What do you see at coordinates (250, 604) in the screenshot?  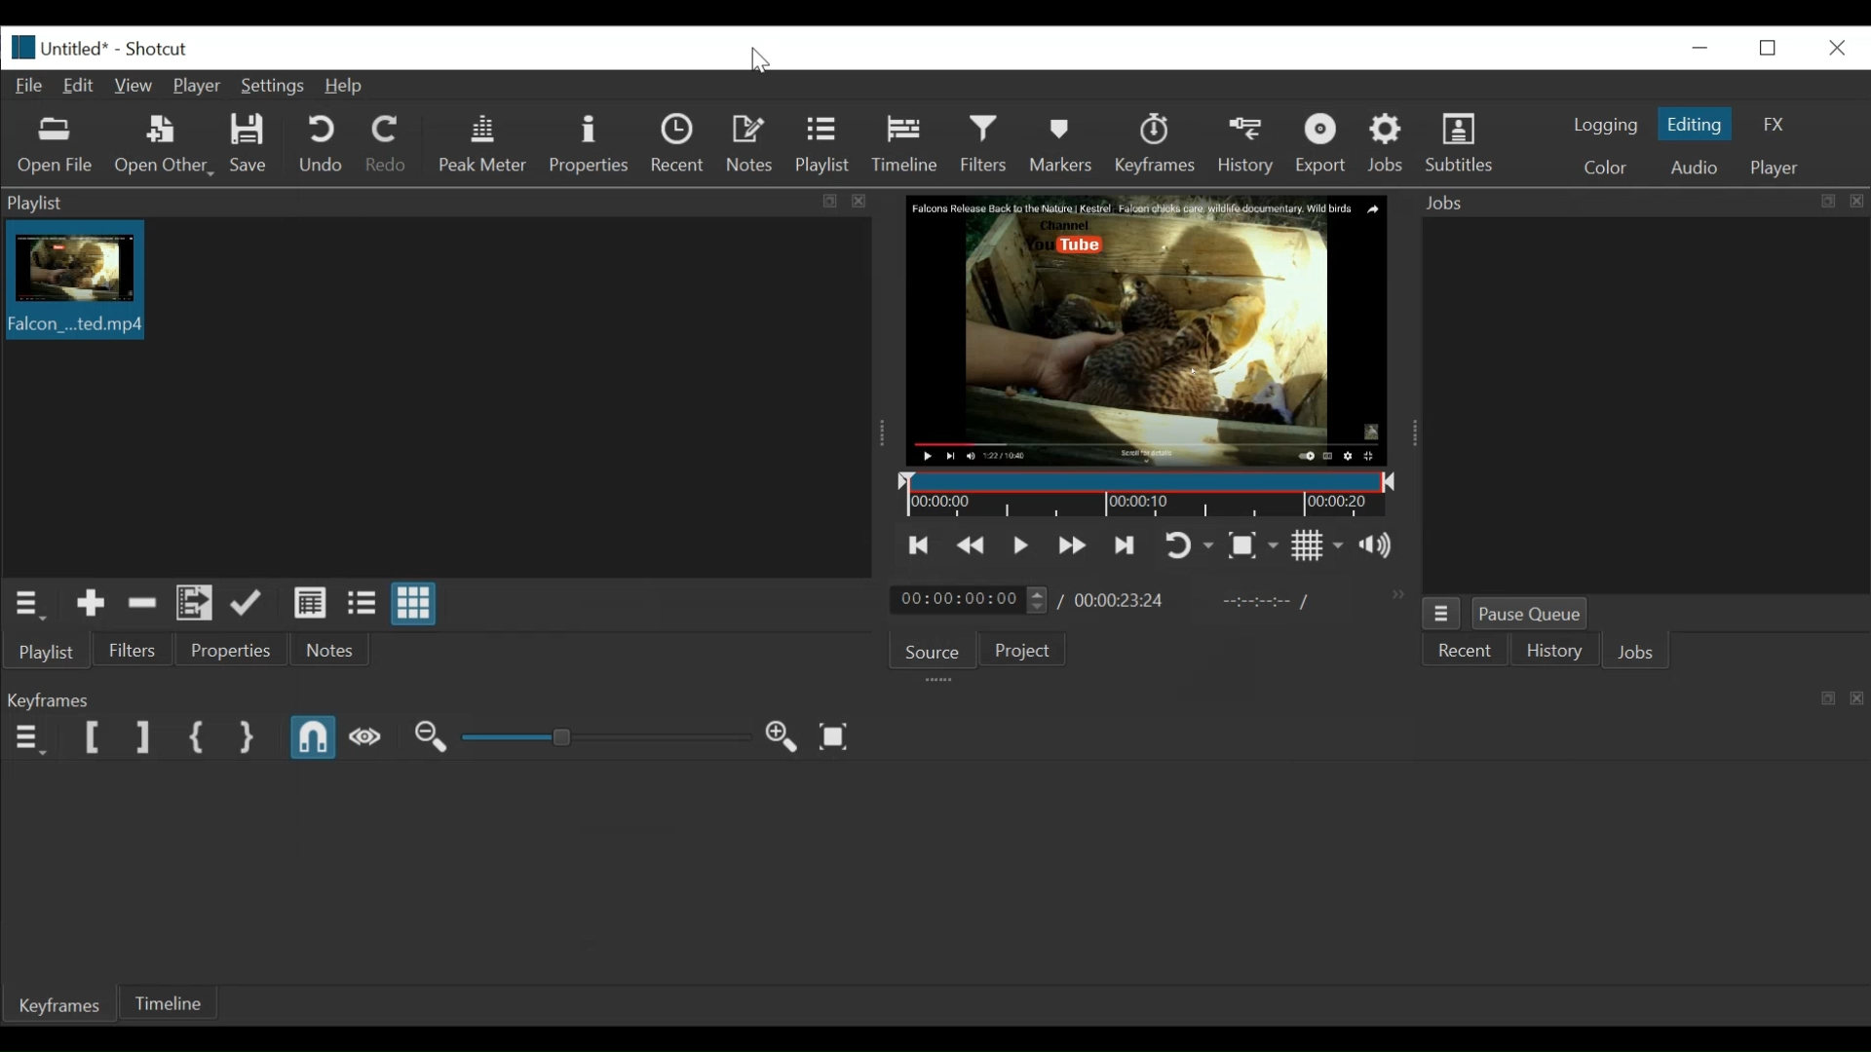 I see `Update` at bounding box center [250, 604].